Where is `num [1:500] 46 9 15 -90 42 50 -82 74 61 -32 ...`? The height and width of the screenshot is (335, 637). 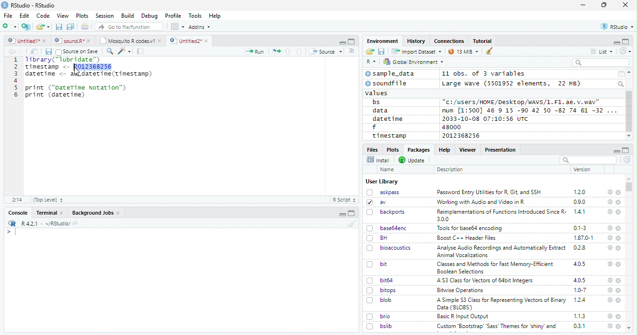 num [1:500] 46 9 15 -90 42 50 -82 74 61 -32 ... is located at coordinates (529, 110).